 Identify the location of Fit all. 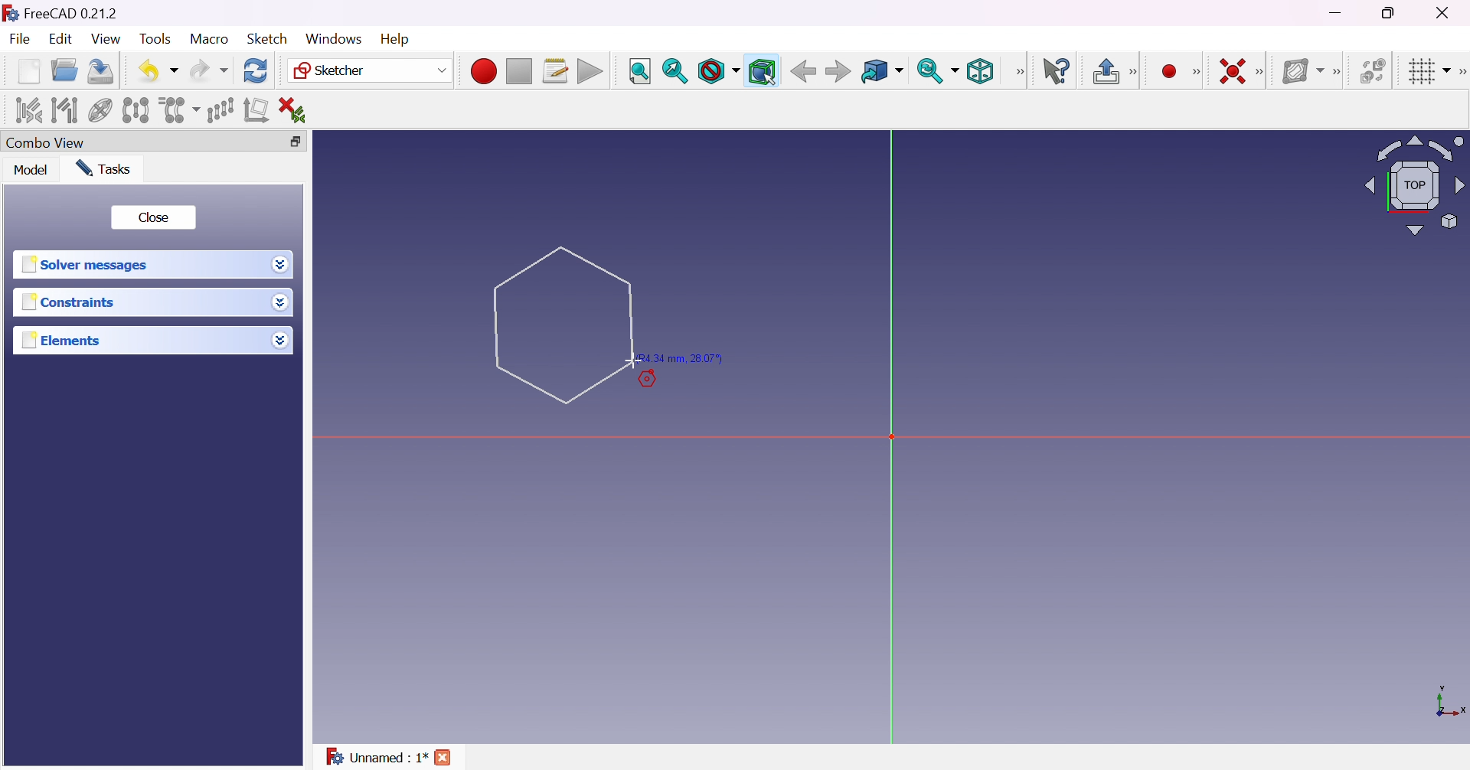
(641, 72).